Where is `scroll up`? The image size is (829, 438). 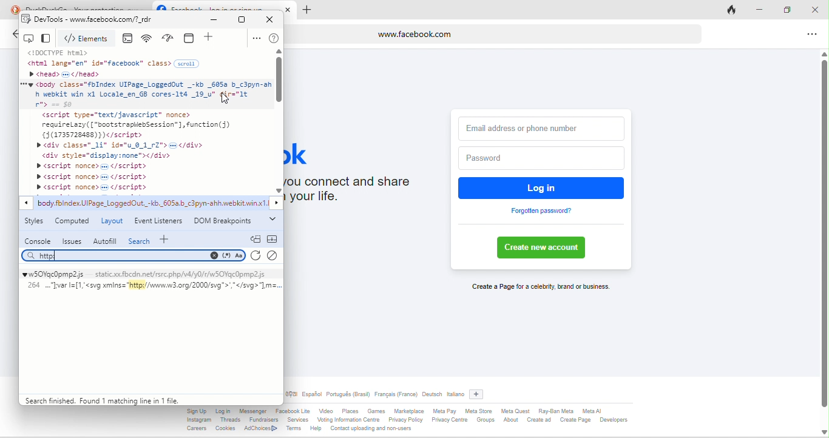
scroll up is located at coordinates (279, 52).